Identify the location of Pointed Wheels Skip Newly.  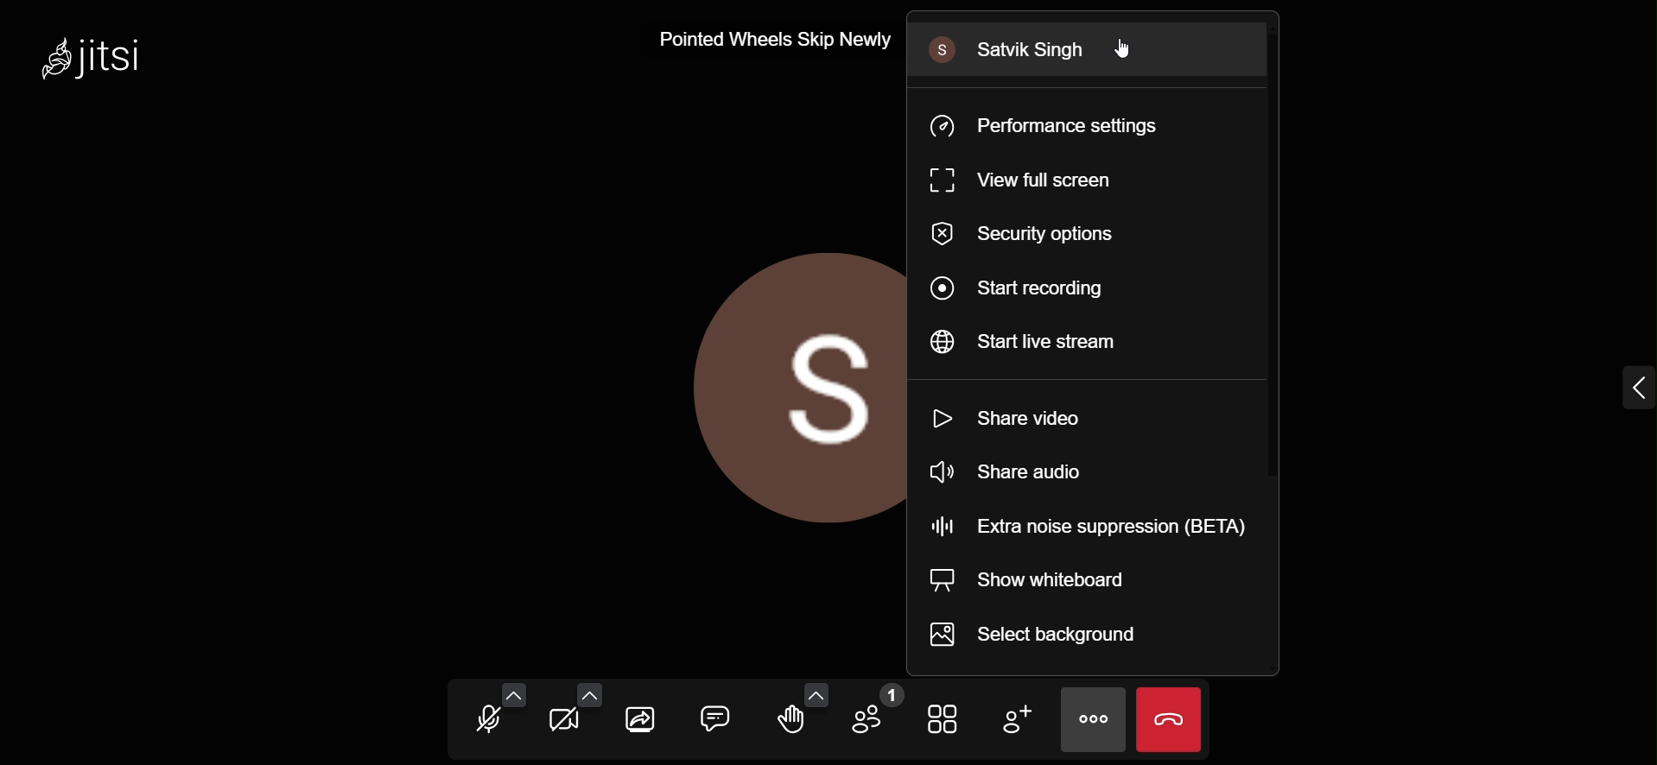
(771, 40).